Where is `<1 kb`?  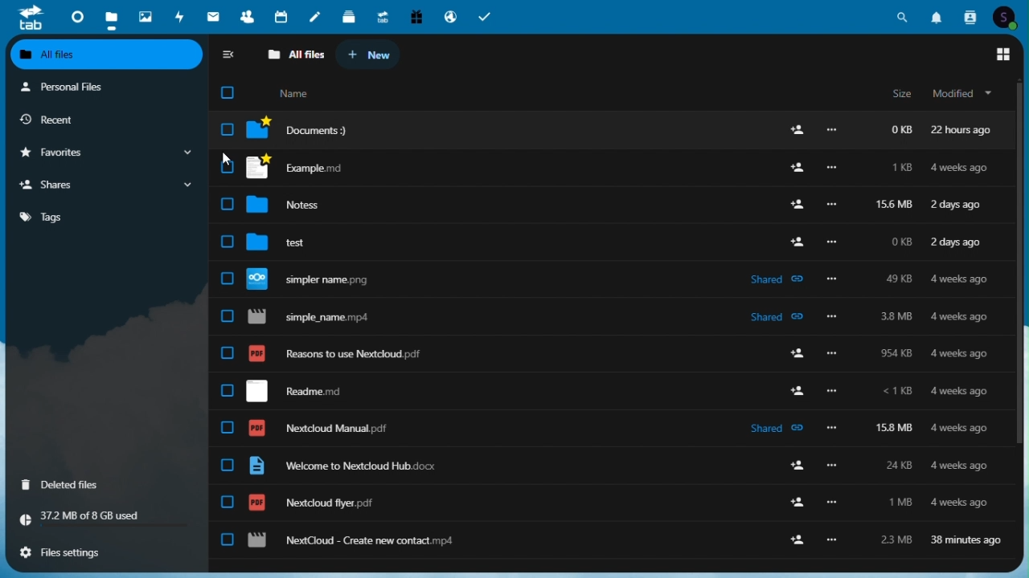 <1 kb is located at coordinates (896, 391).